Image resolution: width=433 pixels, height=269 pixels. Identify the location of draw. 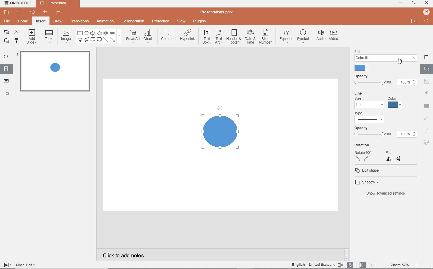
(58, 22).